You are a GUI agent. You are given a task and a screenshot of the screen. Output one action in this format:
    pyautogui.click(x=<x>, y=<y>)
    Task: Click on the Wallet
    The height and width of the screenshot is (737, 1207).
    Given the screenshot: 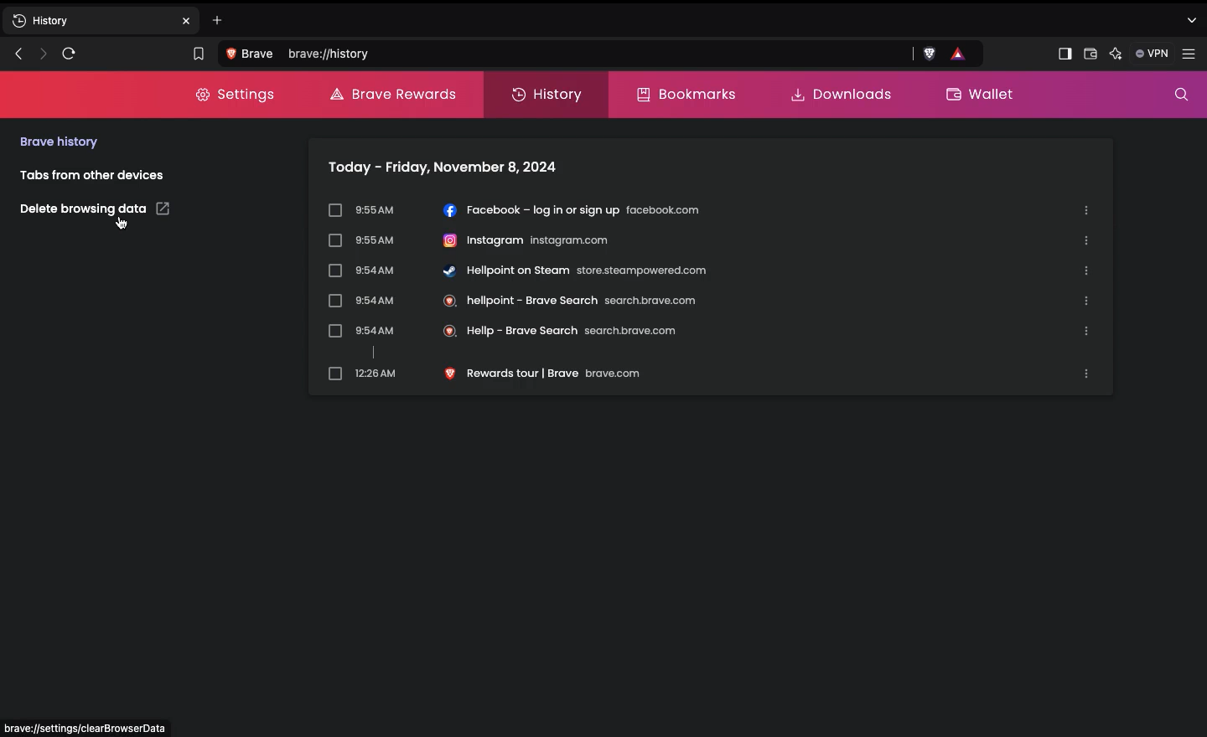 What is the action you would take?
    pyautogui.click(x=978, y=95)
    